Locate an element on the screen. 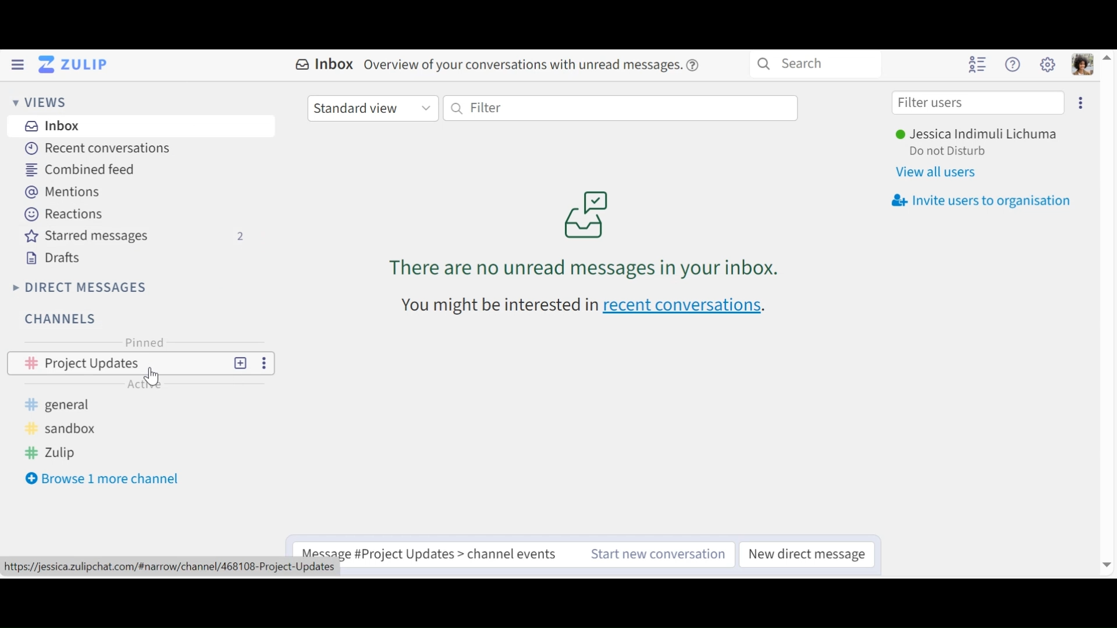  Combined feed is located at coordinates (79, 170).